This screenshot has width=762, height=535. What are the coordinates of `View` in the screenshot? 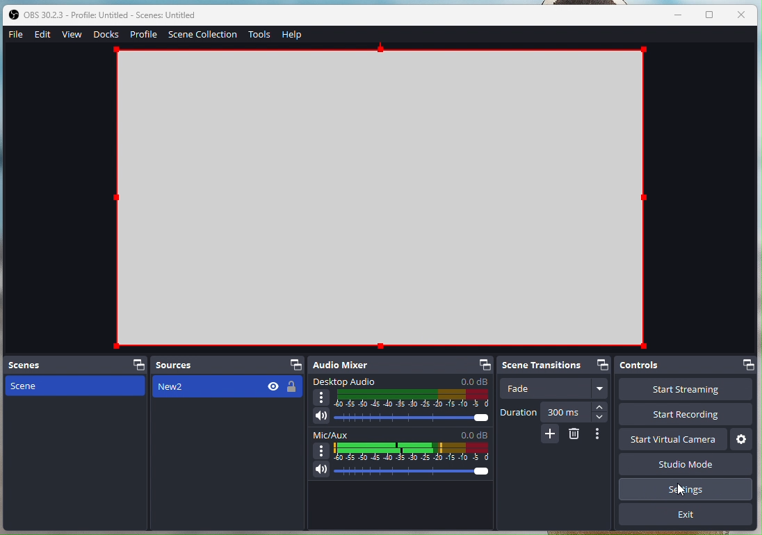 It's located at (73, 33).